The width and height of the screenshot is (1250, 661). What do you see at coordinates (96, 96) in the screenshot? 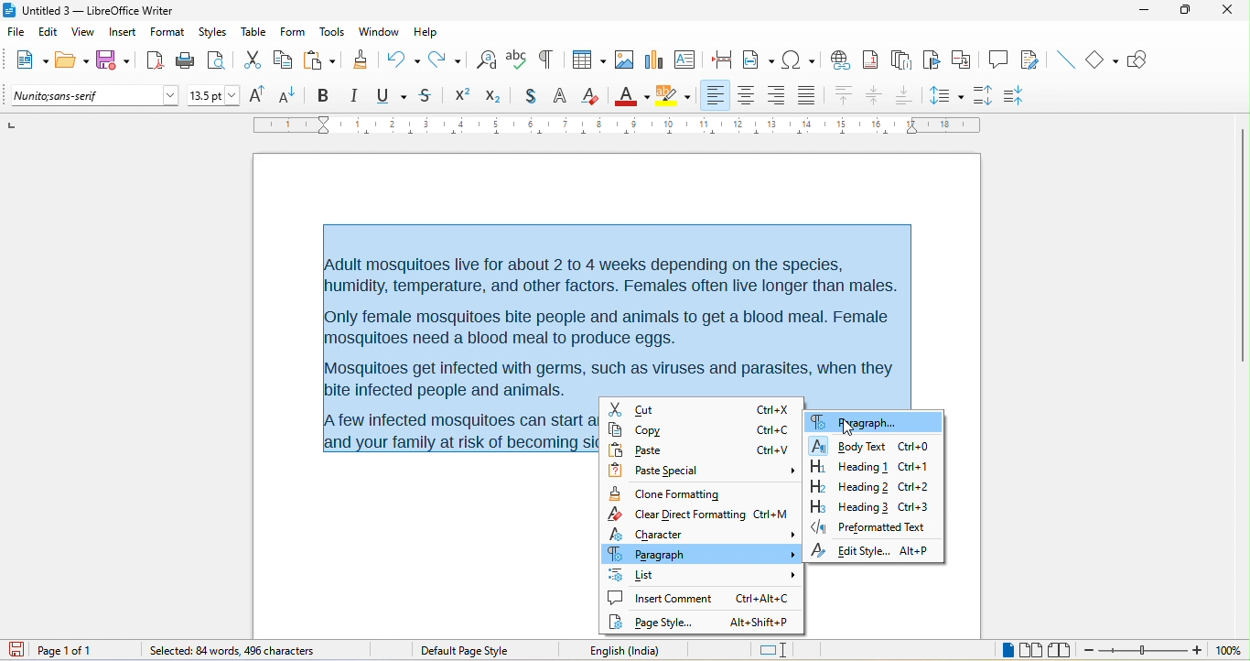
I see `font name` at bounding box center [96, 96].